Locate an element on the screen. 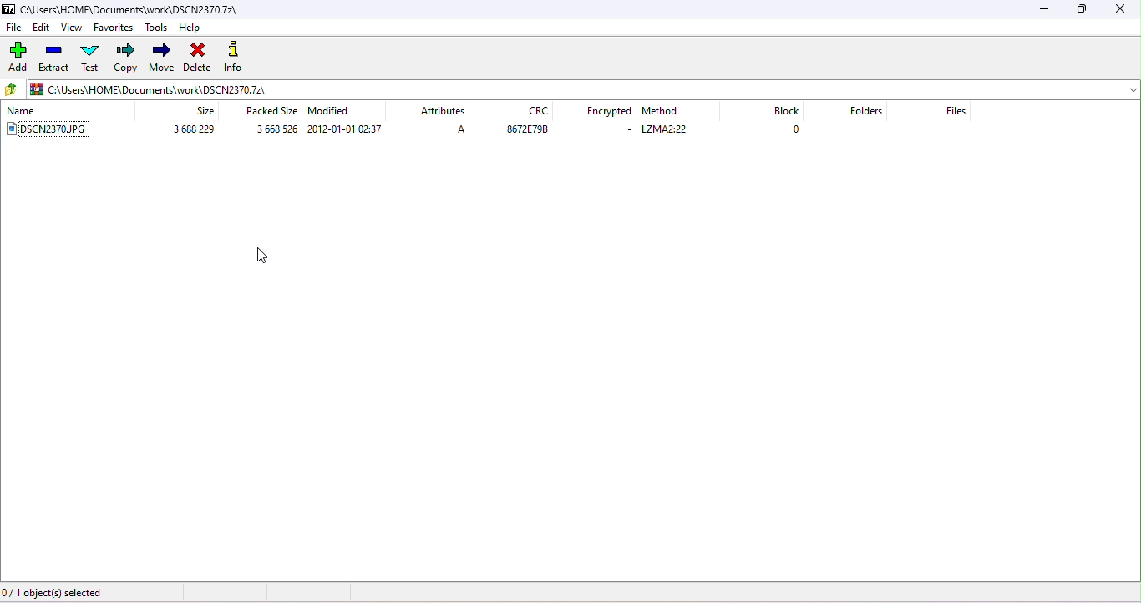 The image size is (1141, 603). help is located at coordinates (193, 30).